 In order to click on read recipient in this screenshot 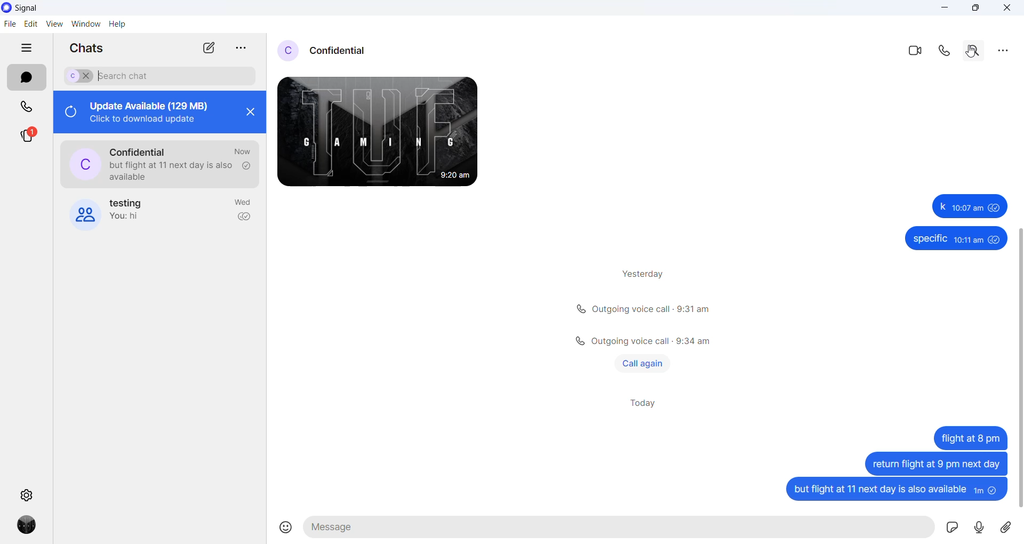, I will do `click(244, 218)`.